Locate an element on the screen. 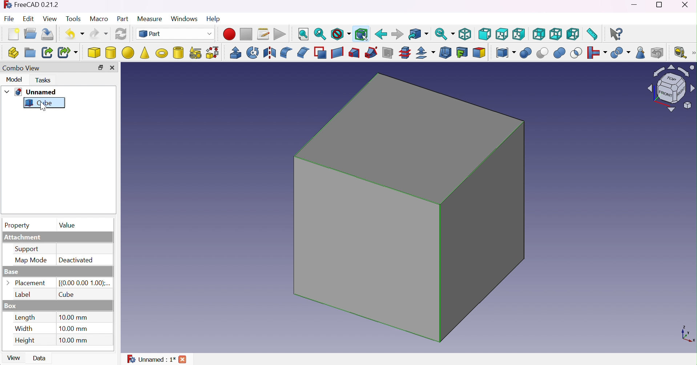 This screenshot has height=365, width=697. Sphere is located at coordinates (128, 53).